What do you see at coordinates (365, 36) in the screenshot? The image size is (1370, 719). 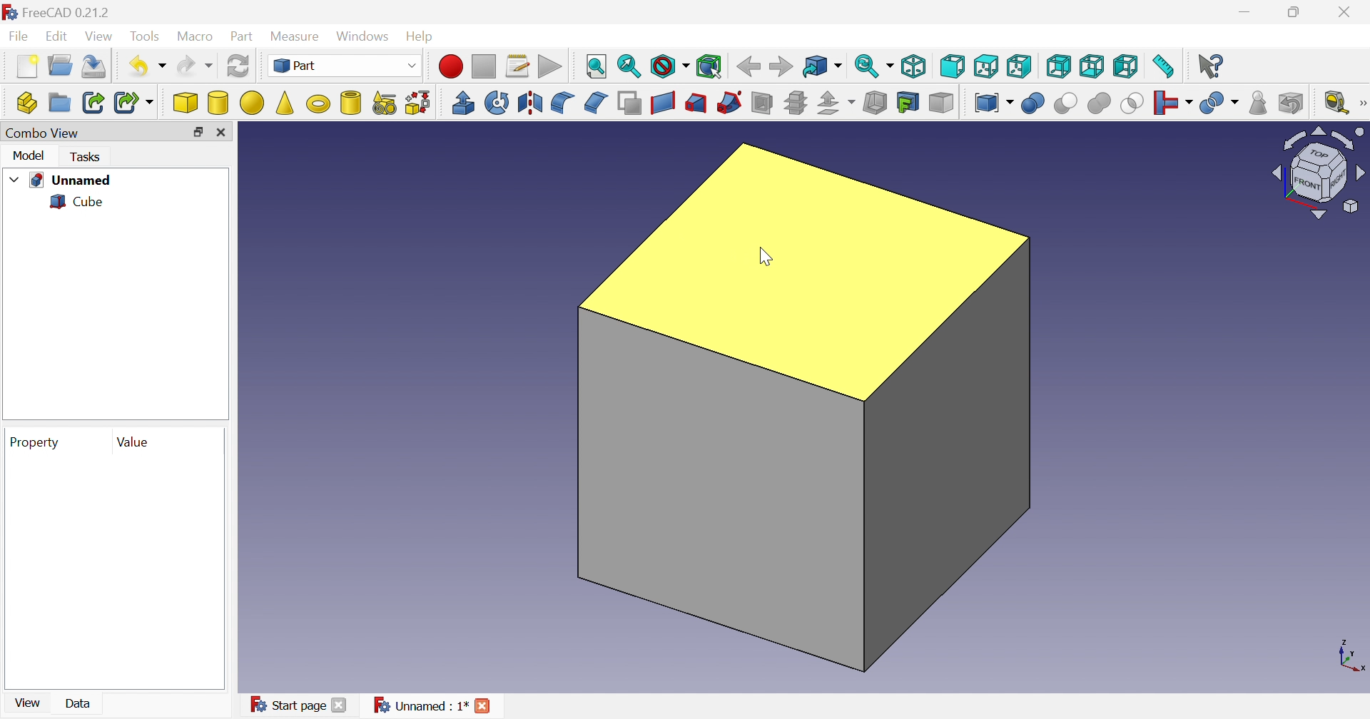 I see `Windows` at bounding box center [365, 36].